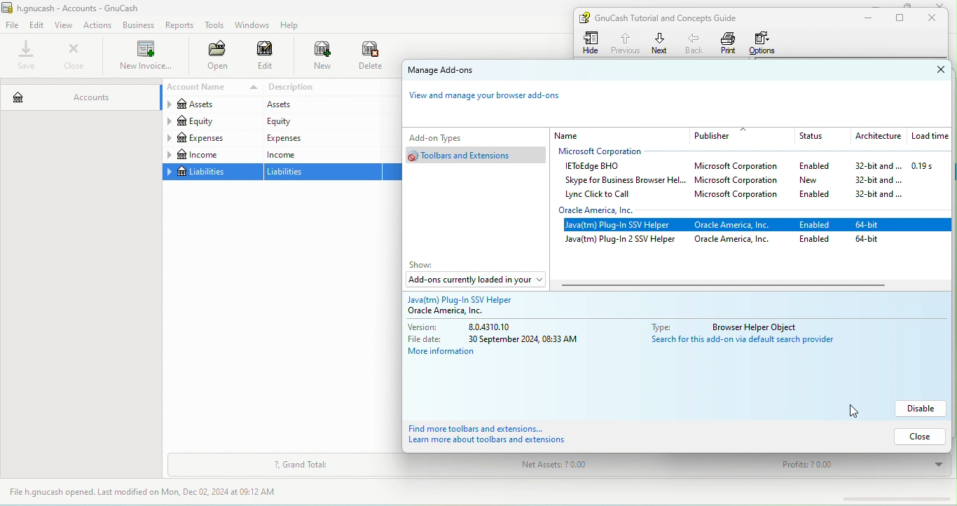 Image resolution: width=957 pixels, height=506 pixels. I want to click on java (tm) plug ln ssv helper, so click(621, 226).